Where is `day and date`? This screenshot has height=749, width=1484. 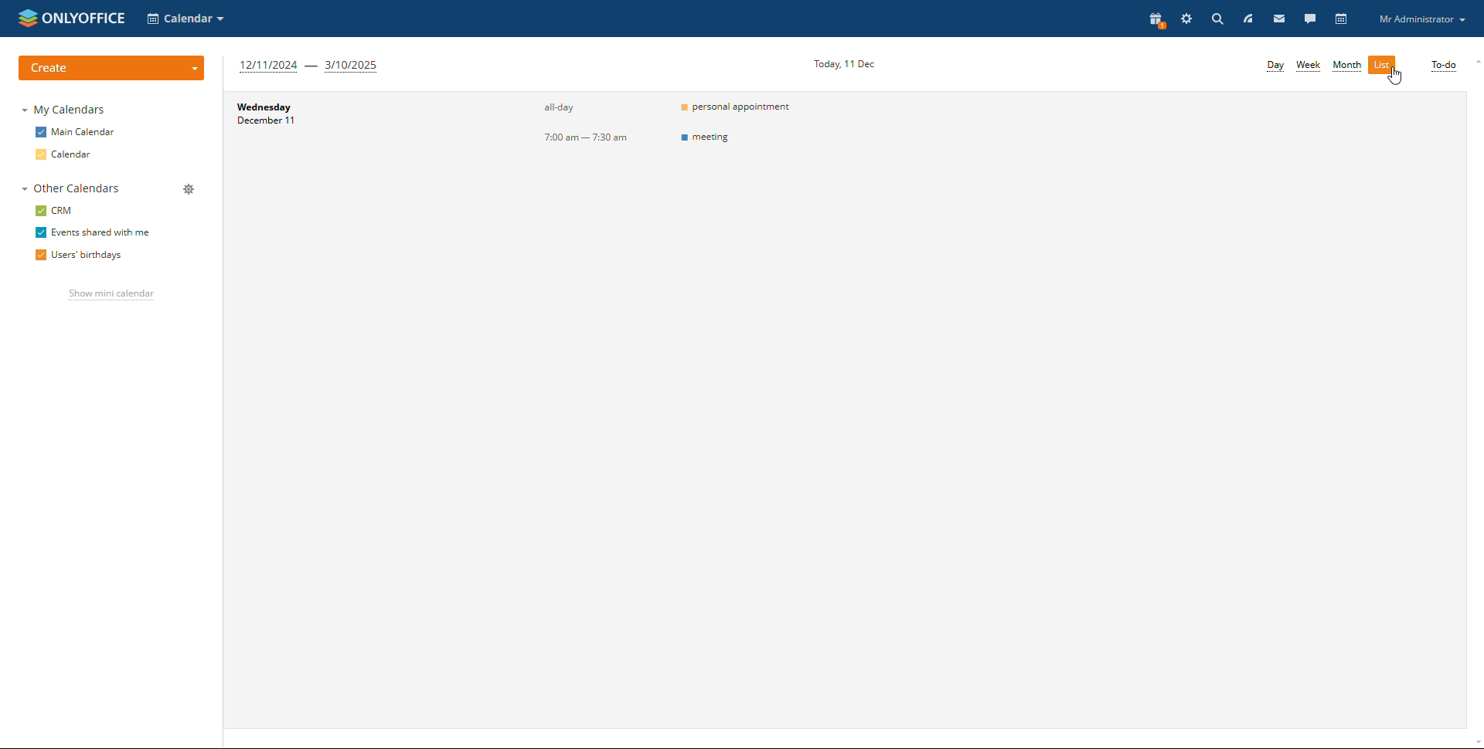 day and date is located at coordinates (339, 123).